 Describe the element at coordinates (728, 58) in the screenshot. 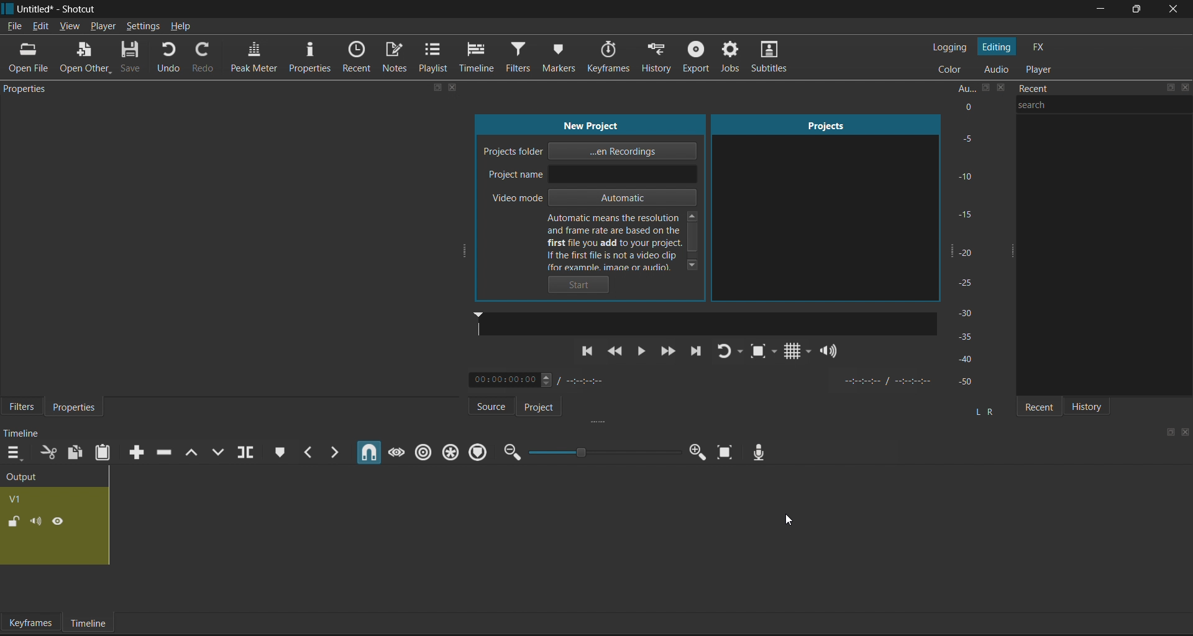

I see `Jobs` at that location.